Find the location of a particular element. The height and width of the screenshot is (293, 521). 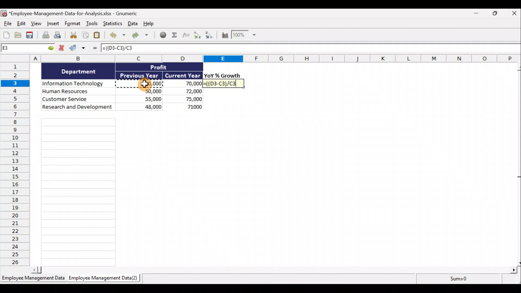

Insert hyperlink is located at coordinates (163, 36).